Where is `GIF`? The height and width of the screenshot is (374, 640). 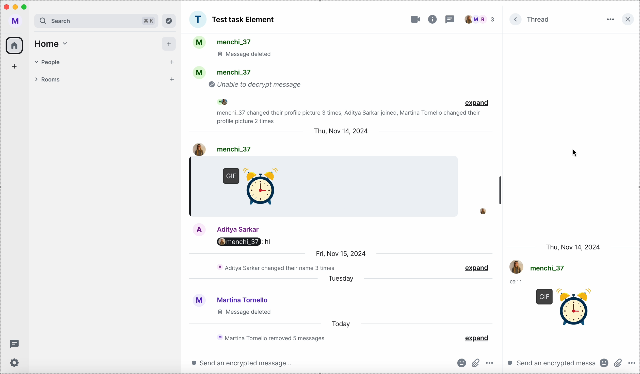
GIF is located at coordinates (564, 306).